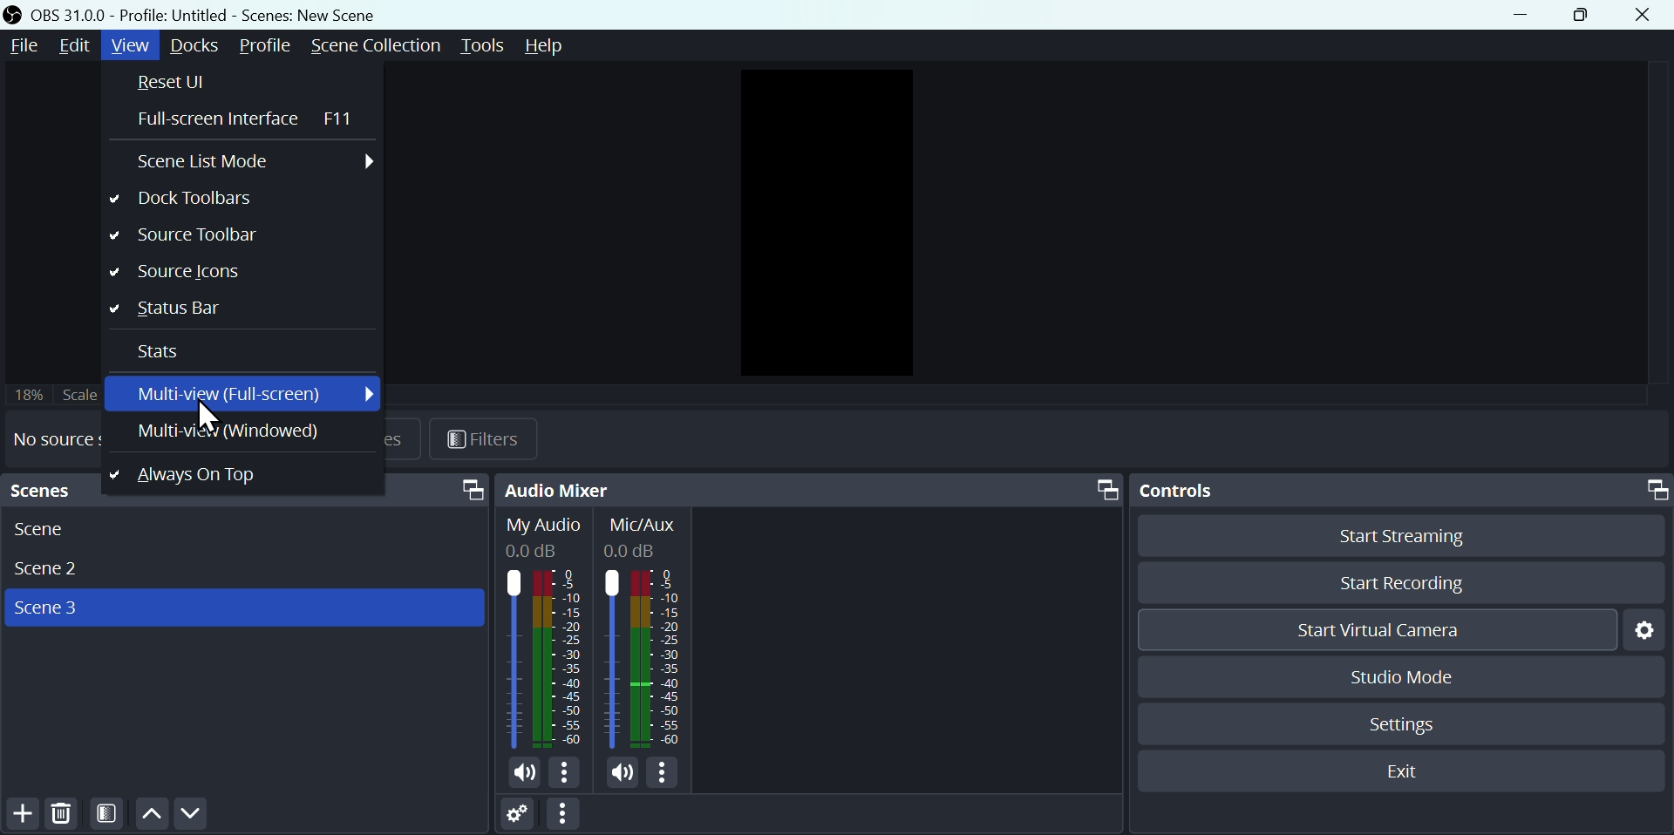 Image resolution: width=1674 pixels, height=835 pixels. Describe the element at coordinates (151, 816) in the screenshot. I see `Move up` at that location.